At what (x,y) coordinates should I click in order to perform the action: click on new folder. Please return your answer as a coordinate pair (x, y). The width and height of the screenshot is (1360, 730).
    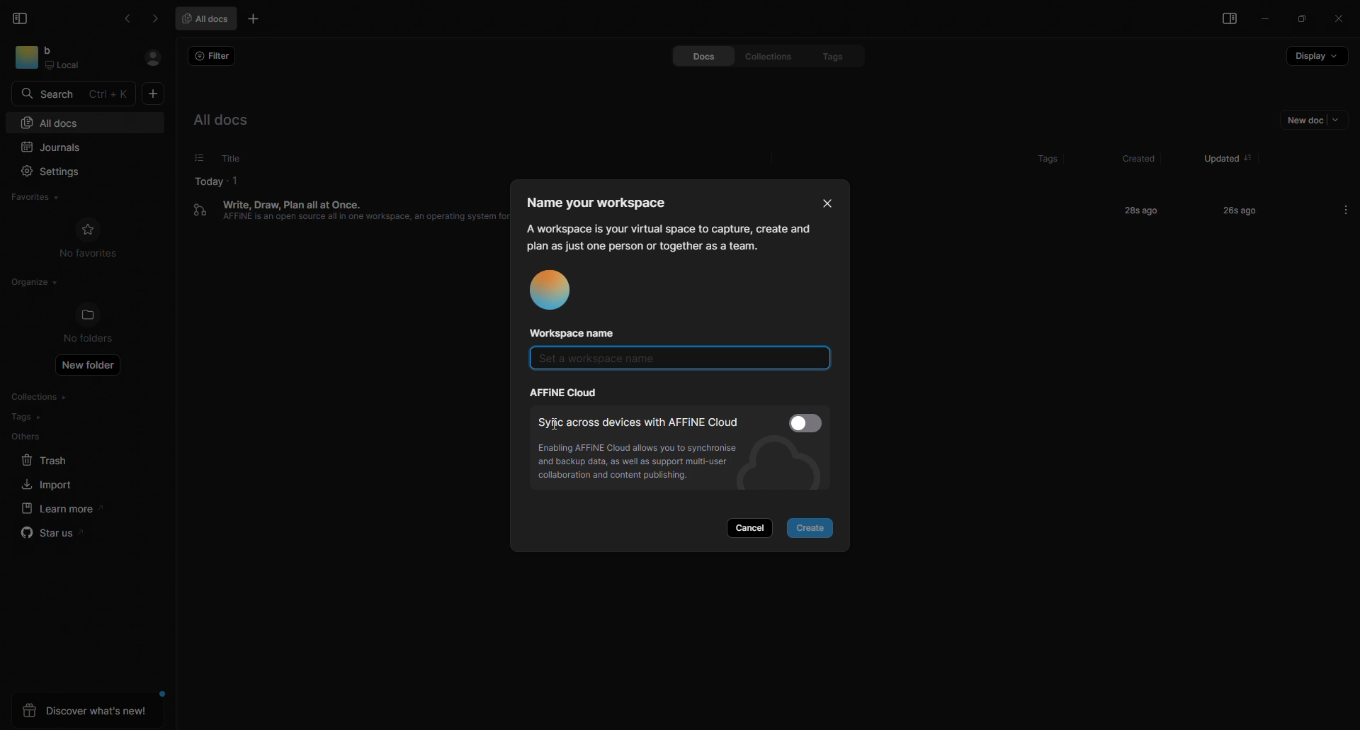
    Looking at the image, I should click on (91, 368).